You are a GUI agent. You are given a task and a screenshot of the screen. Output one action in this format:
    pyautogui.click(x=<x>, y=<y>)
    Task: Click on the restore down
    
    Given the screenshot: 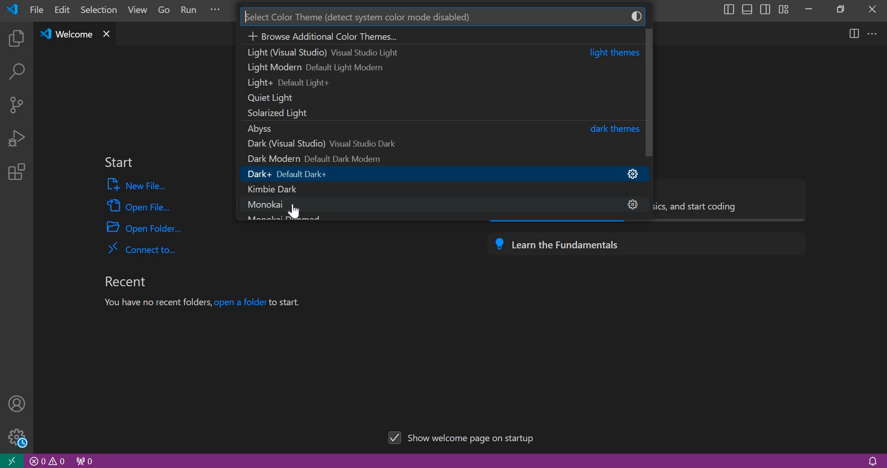 What is the action you would take?
    pyautogui.click(x=838, y=8)
    